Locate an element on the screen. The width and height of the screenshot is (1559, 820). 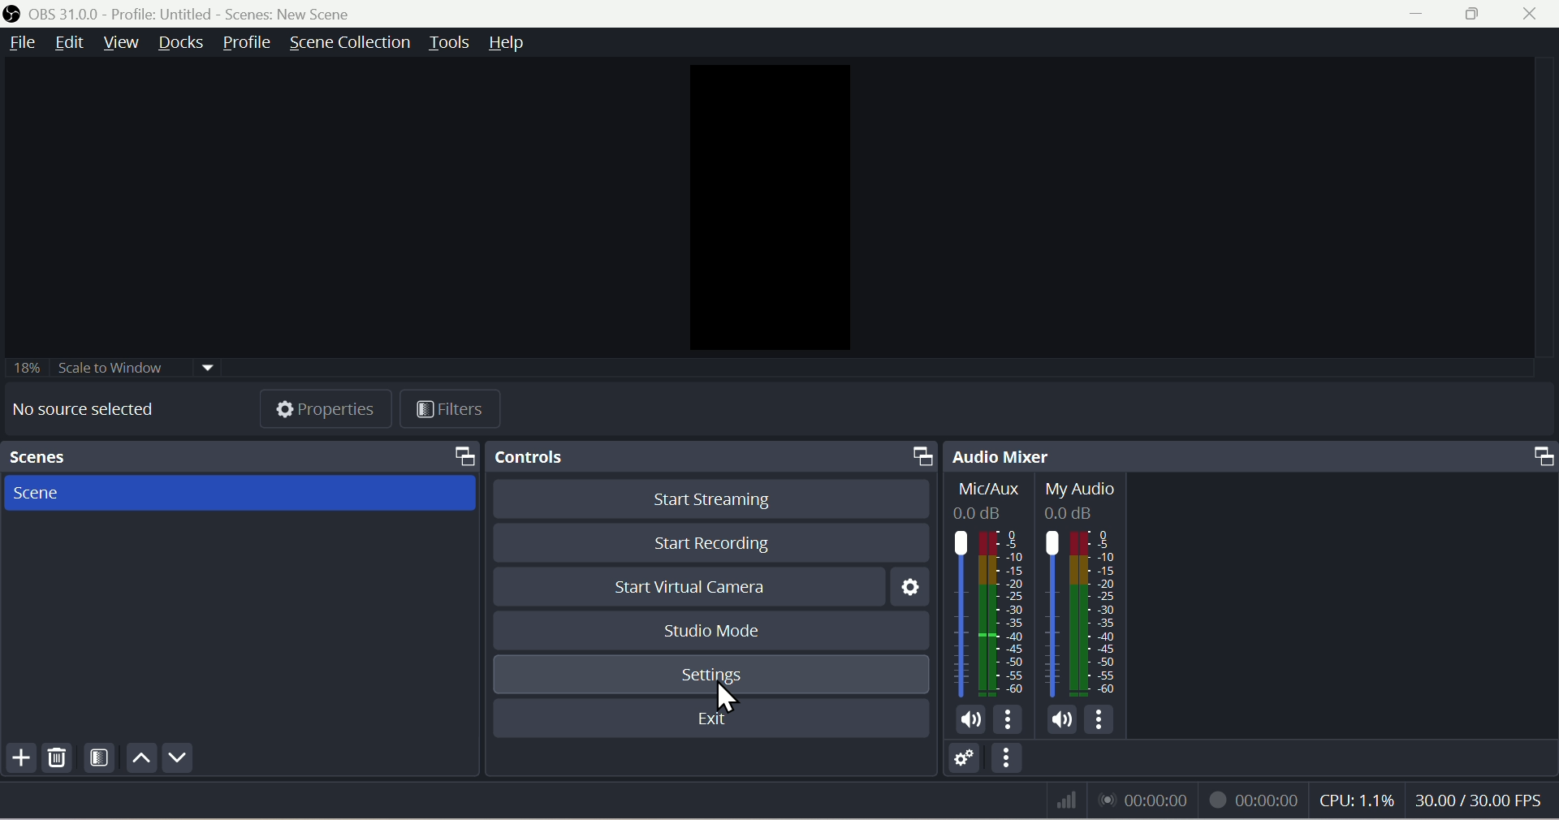
Minimiza is located at coordinates (1414, 15).